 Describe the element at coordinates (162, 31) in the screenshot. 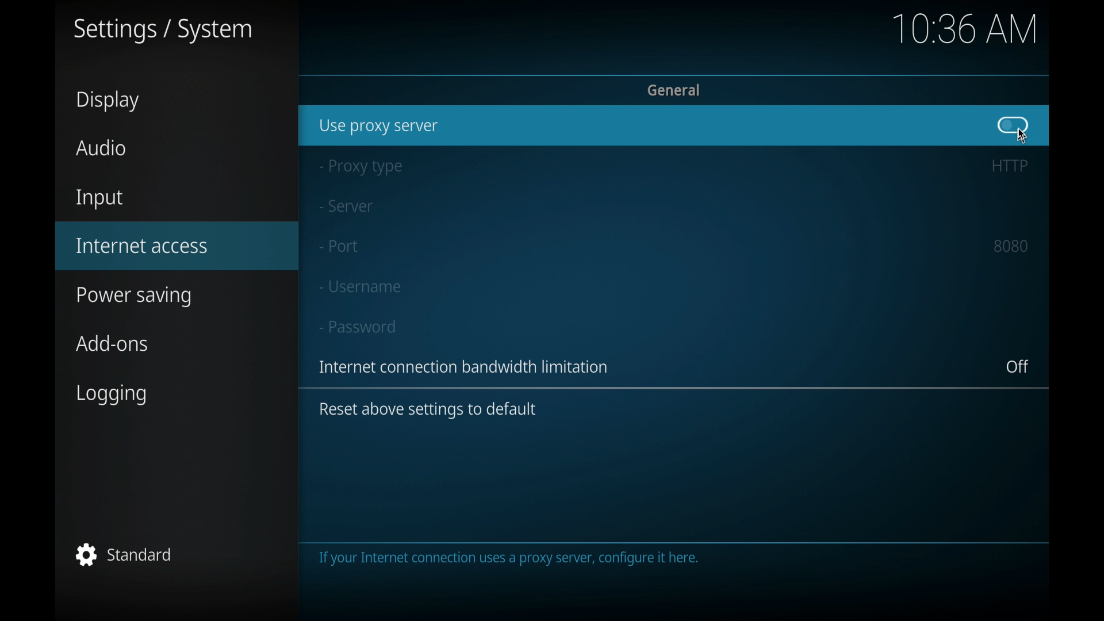

I see `settings/system` at that location.